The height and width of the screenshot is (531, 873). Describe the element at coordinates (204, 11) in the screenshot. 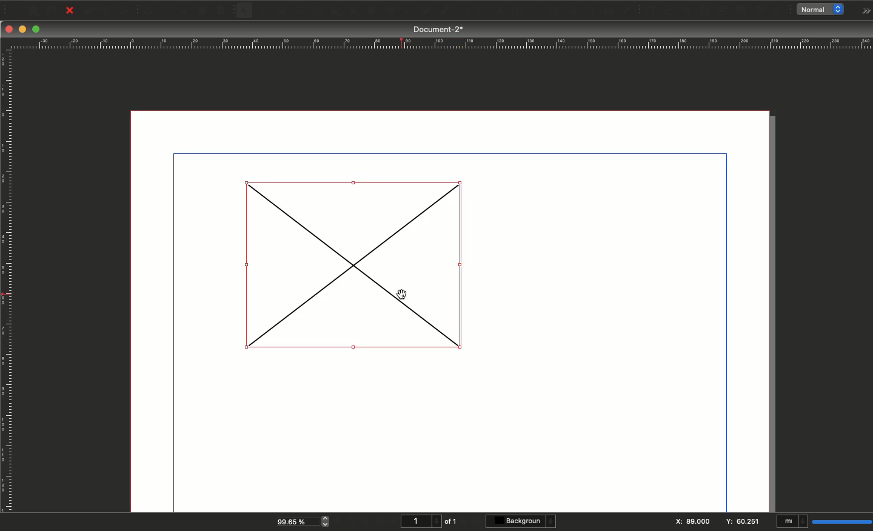

I see `Copy` at that location.